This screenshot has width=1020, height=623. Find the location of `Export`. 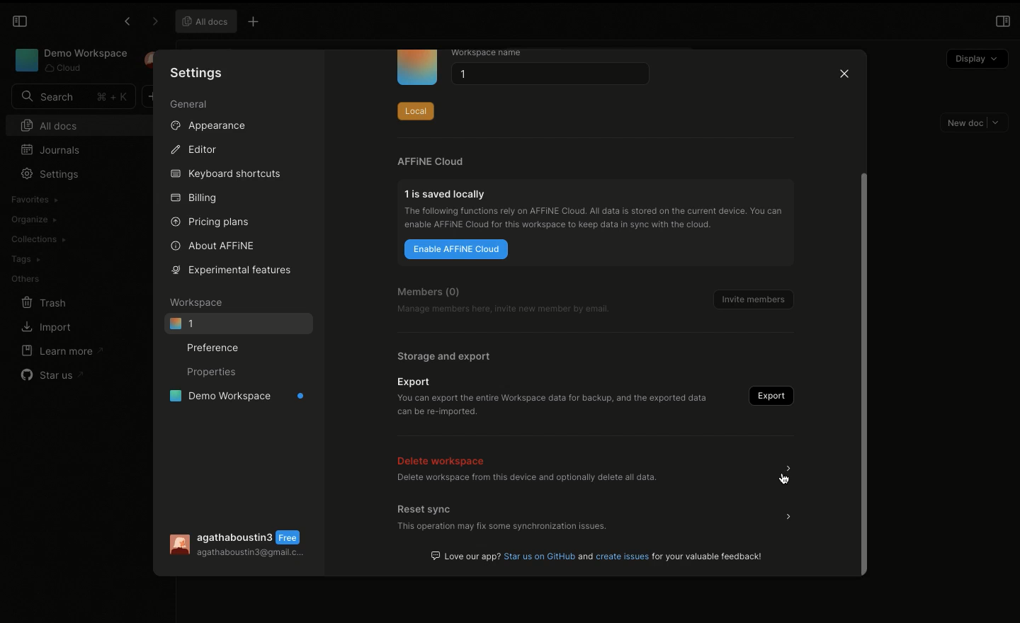

Export is located at coordinates (416, 382).